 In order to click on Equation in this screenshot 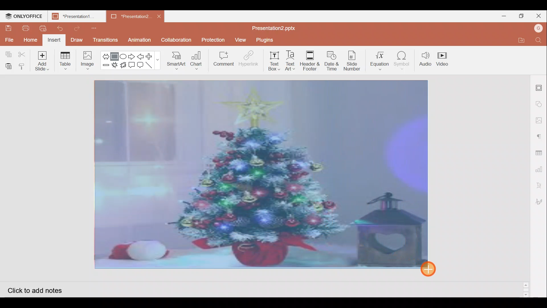, I will do `click(379, 60)`.